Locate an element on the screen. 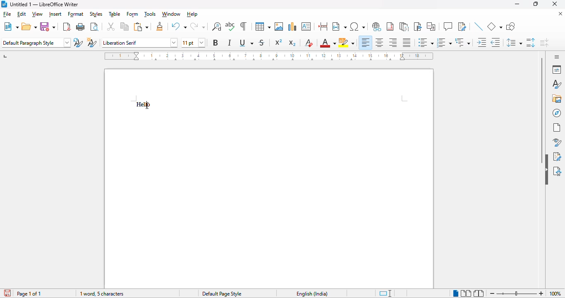  toggle ordered list is located at coordinates (444, 42).